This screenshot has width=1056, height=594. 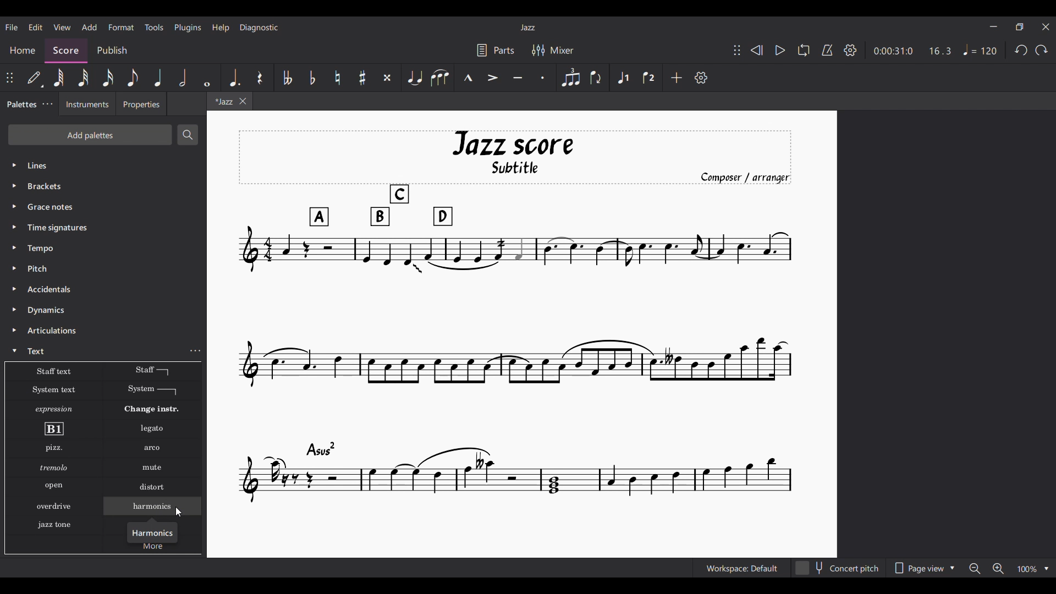 What do you see at coordinates (189, 135) in the screenshot?
I see `Search` at bounding box center [189, 135].